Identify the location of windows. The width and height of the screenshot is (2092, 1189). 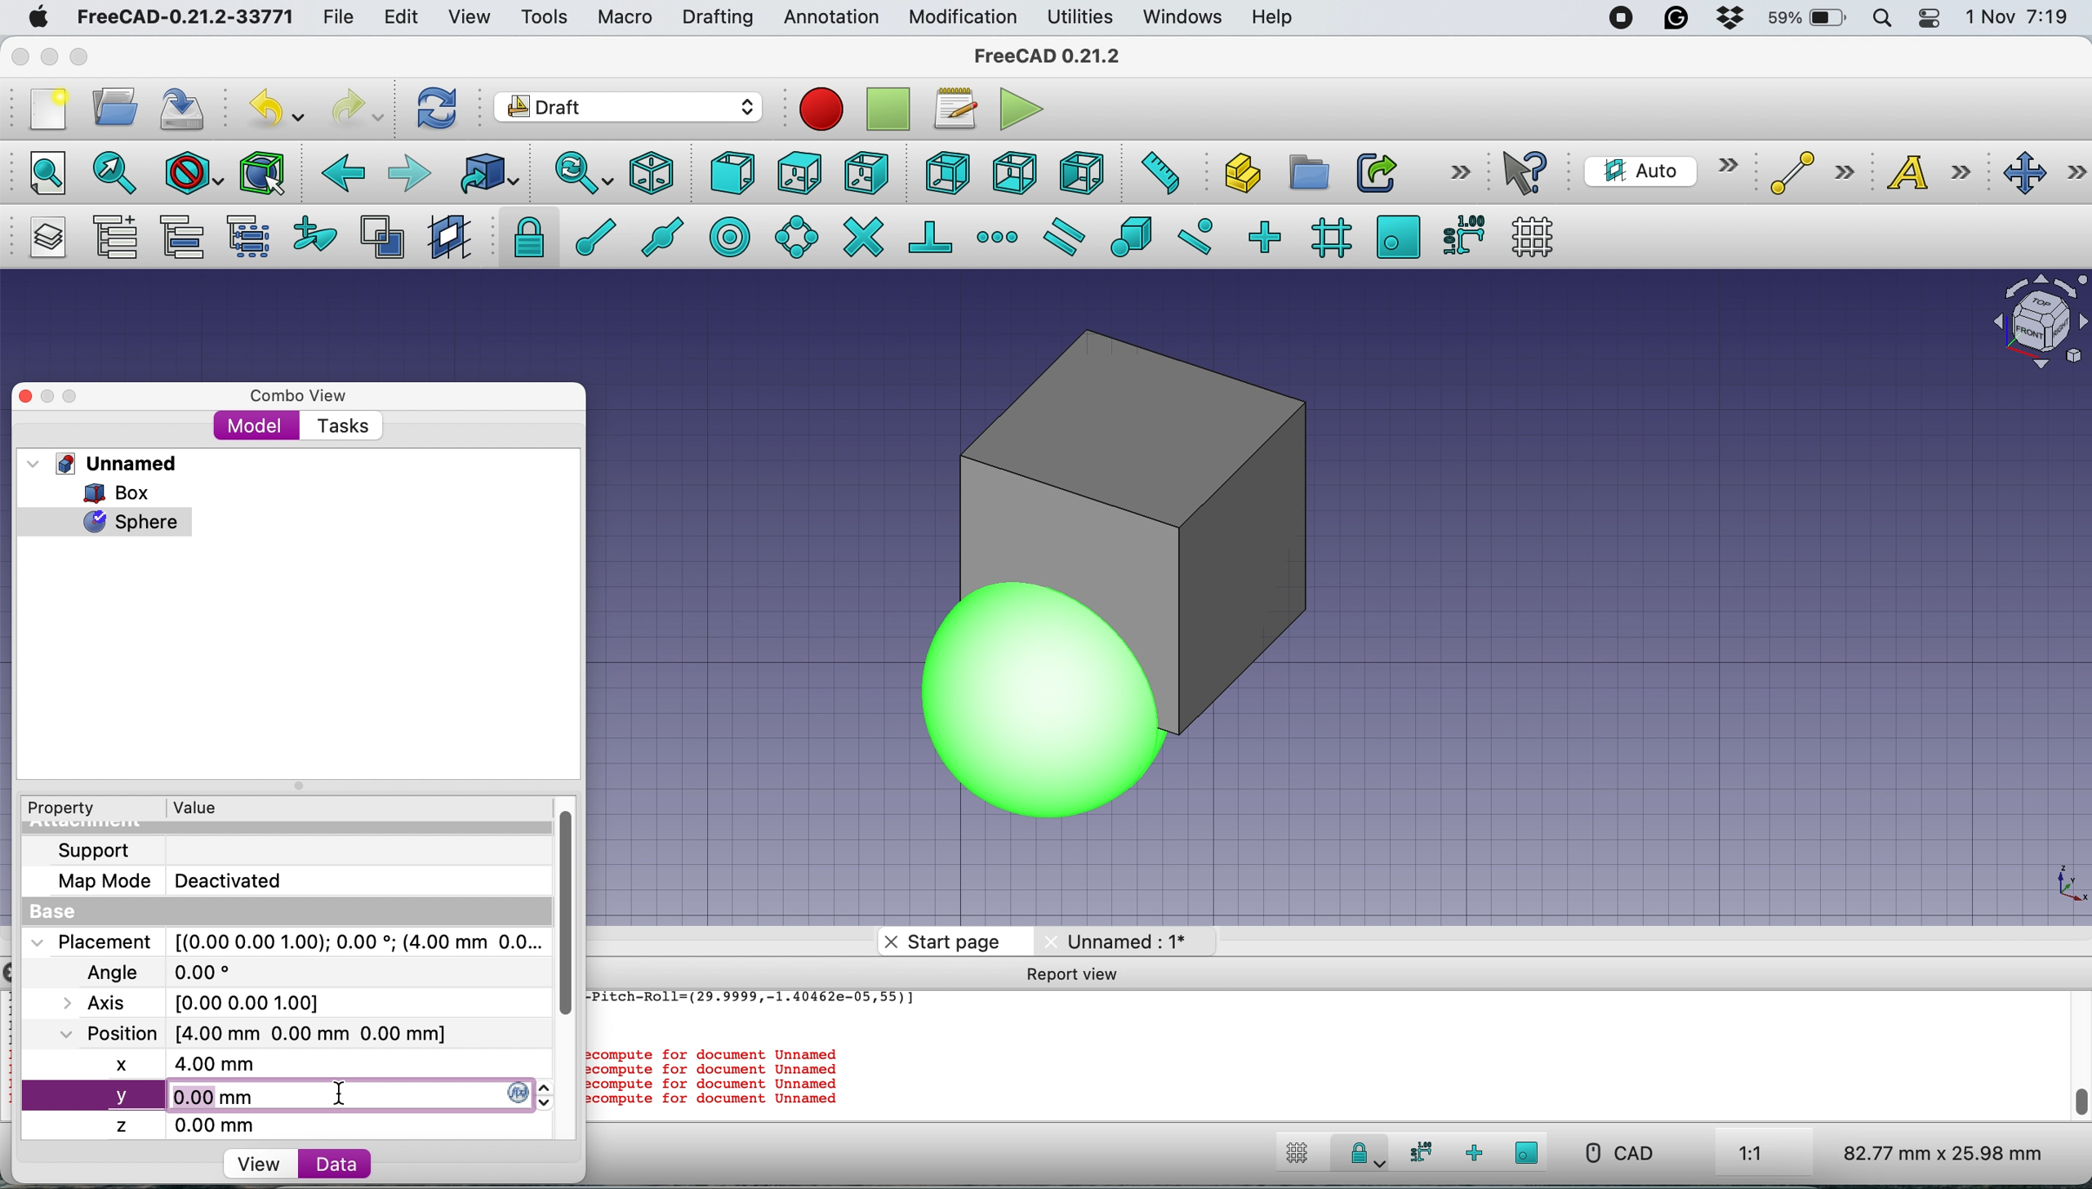
(1185, 17).